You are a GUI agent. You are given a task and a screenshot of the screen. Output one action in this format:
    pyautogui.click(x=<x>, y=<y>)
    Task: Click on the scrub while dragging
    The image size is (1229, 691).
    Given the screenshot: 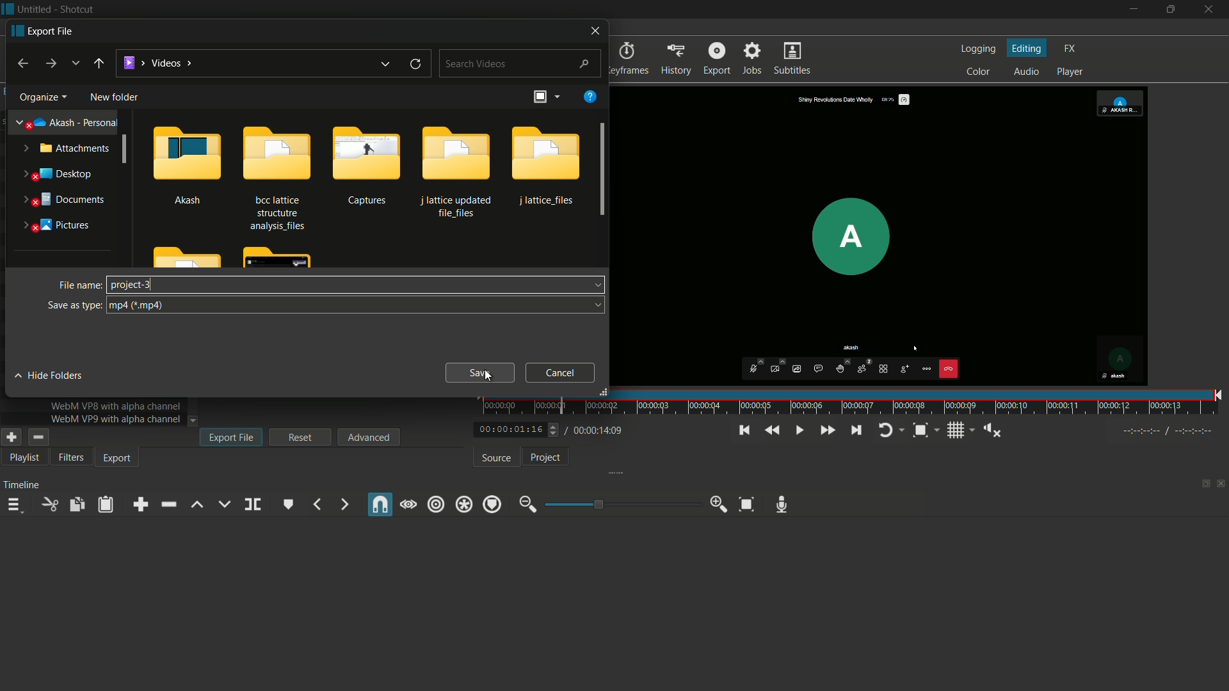 What is the action you would take?
    pyautogui.click(x=408, y=505)
    